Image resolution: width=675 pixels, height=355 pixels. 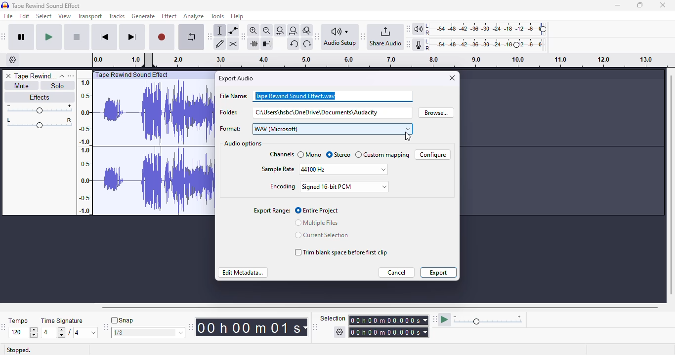 What do you see at coordinates (432, 155) in the screenshot?
I see `configure` at bounding box center [432, 155].